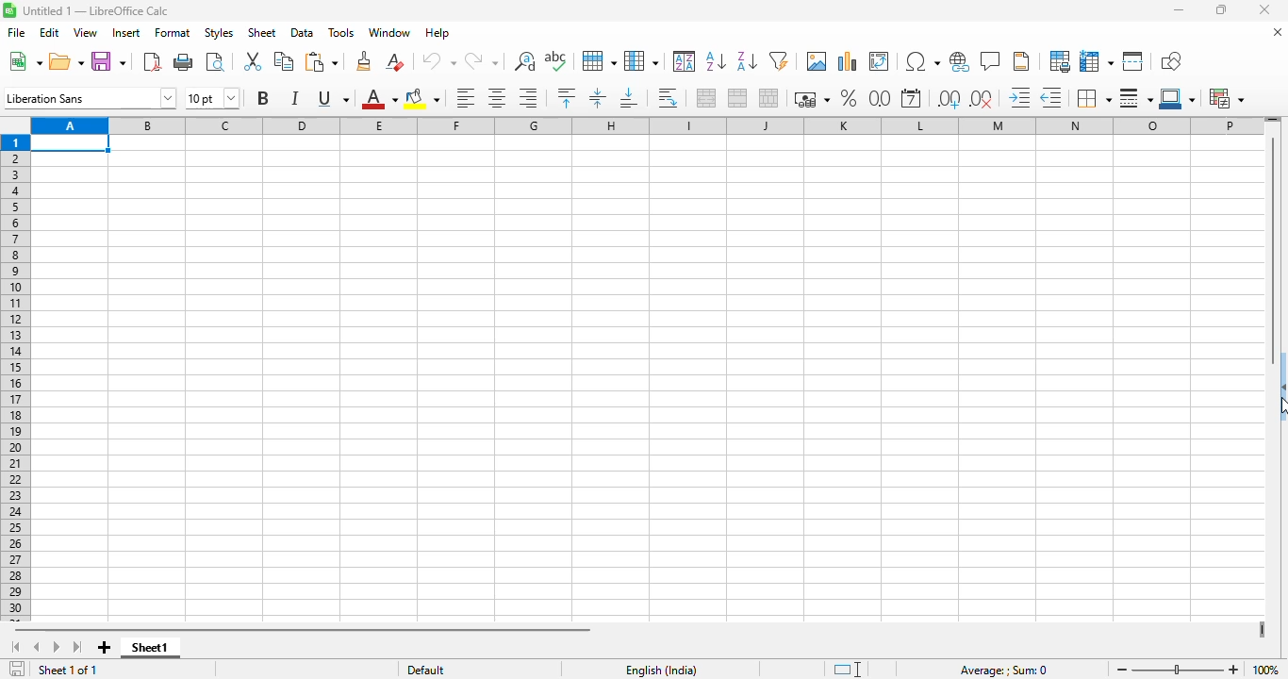  Describe the element at coordinates (1060, 61) in the screenshot. I see `define print area` at that location.